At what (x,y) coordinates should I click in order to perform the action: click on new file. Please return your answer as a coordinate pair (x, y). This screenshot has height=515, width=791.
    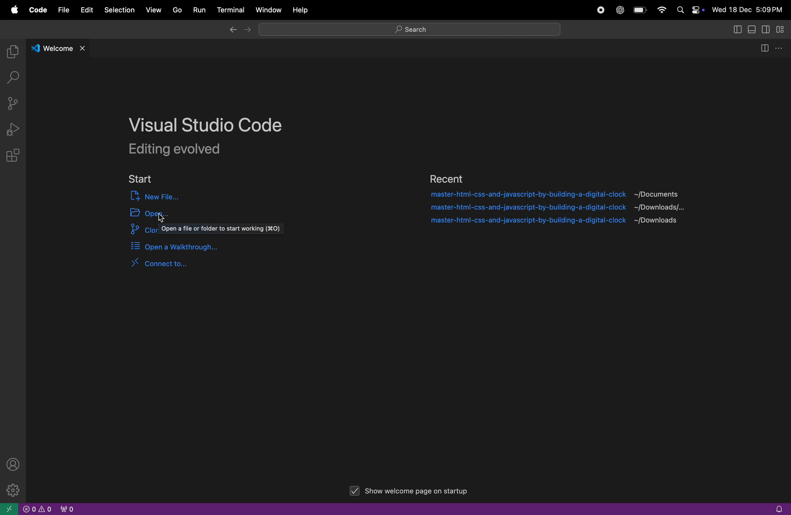
    Looking at the image, I should click on (168, 196).